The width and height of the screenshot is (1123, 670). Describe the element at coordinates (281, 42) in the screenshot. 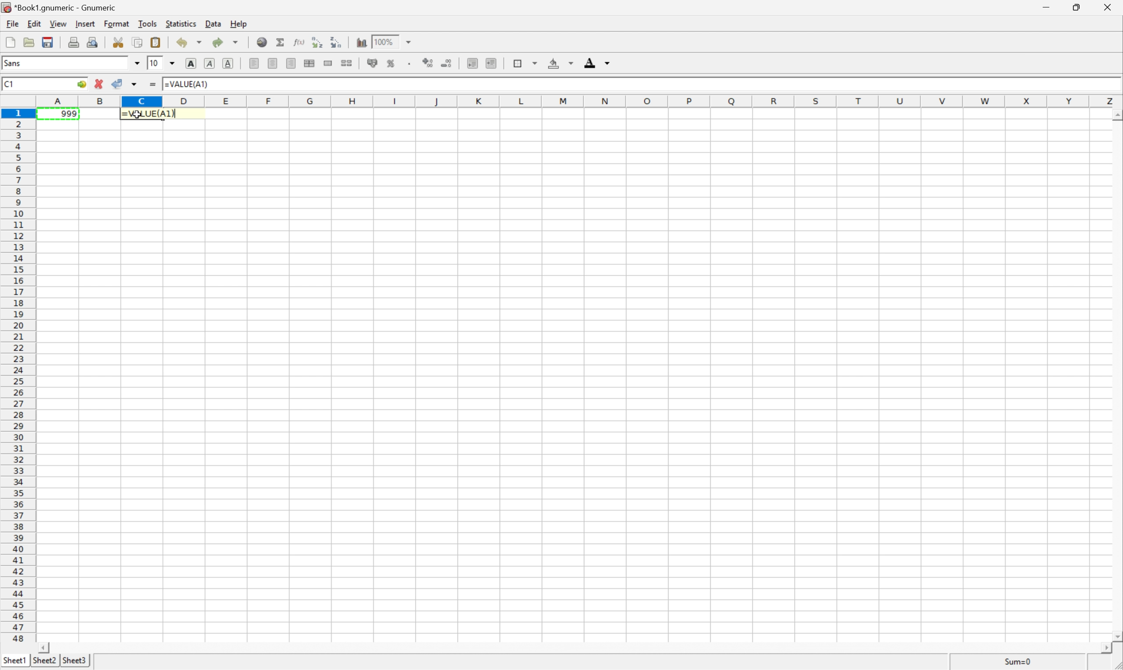

I see `sum in current cell` at that location.